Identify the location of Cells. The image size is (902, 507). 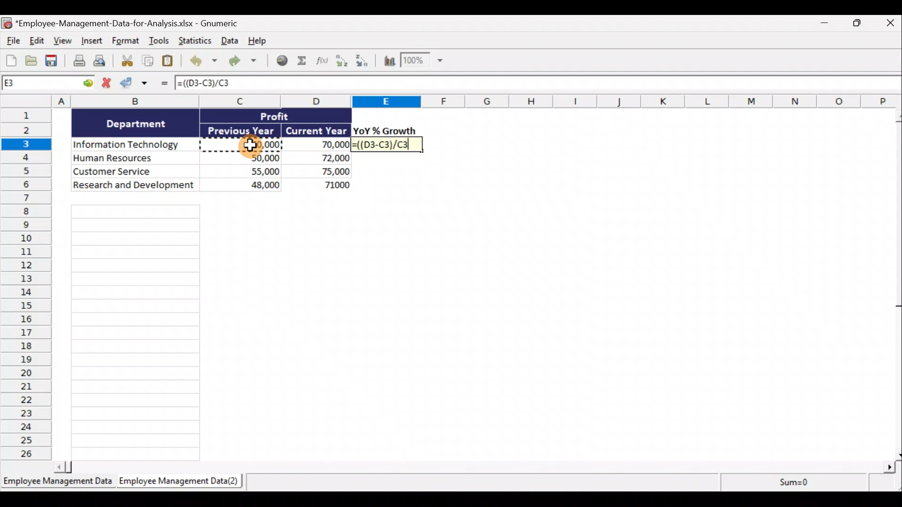
(136, 332).